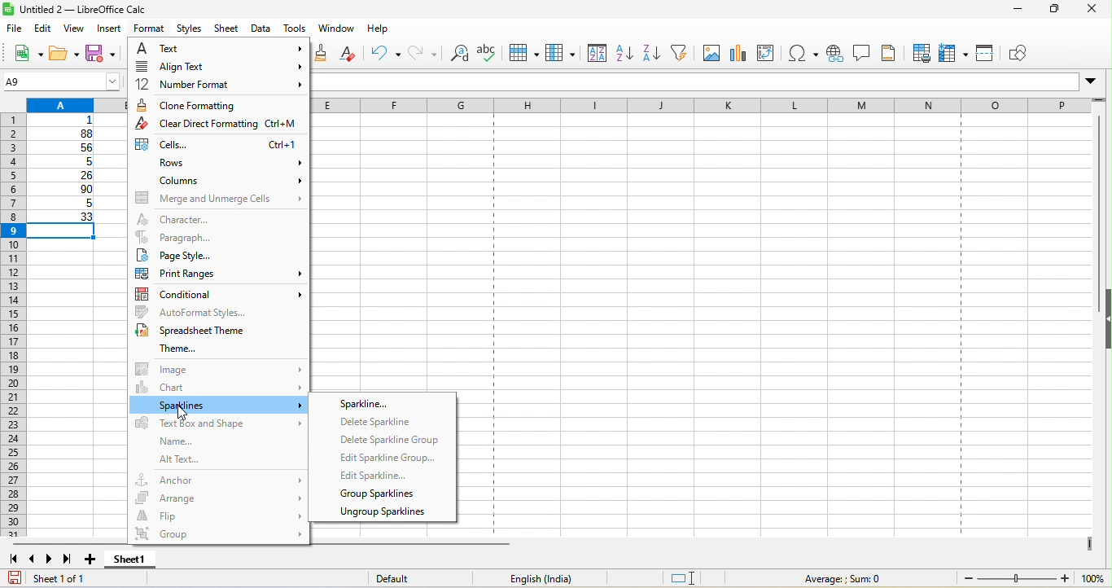 This screenshot has height=588, width=1112. I want to click on clone formatting, so click(325, 53).